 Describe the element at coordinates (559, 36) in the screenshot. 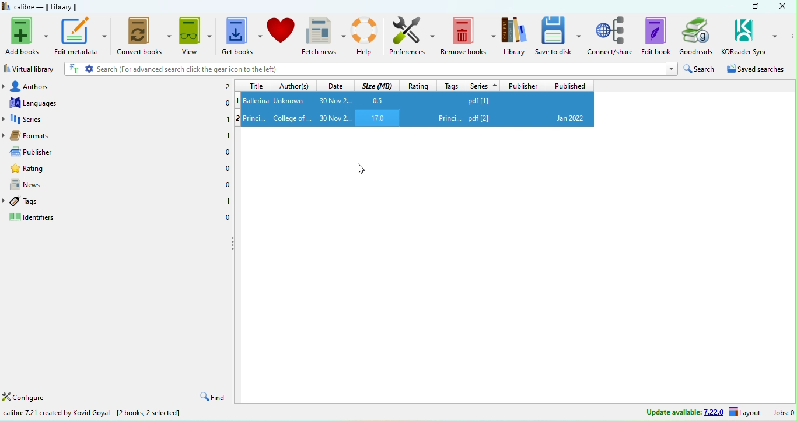

I see `Save to disk` at that location.